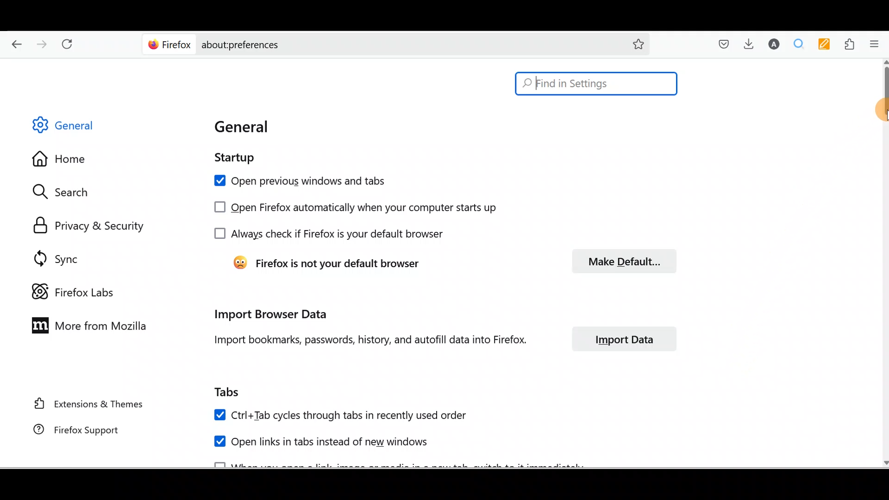 The width and height of the screenshot is (889, 500). Describe the element at coordinates (93, 226) in the screenshot. I see `Privacy & security` at that location.